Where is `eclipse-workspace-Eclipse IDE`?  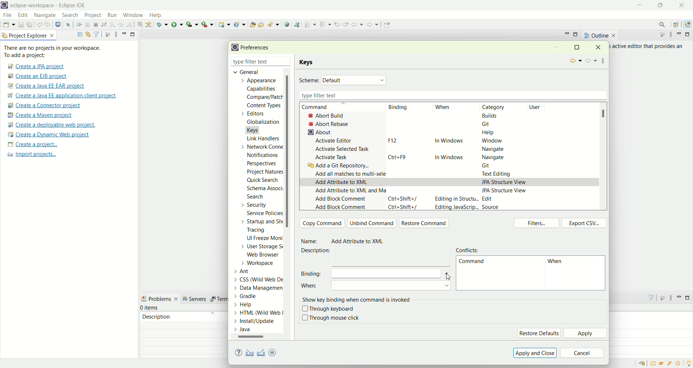
eclipse-workspace-Eclipse IDE is located at coordinates (47, 6).